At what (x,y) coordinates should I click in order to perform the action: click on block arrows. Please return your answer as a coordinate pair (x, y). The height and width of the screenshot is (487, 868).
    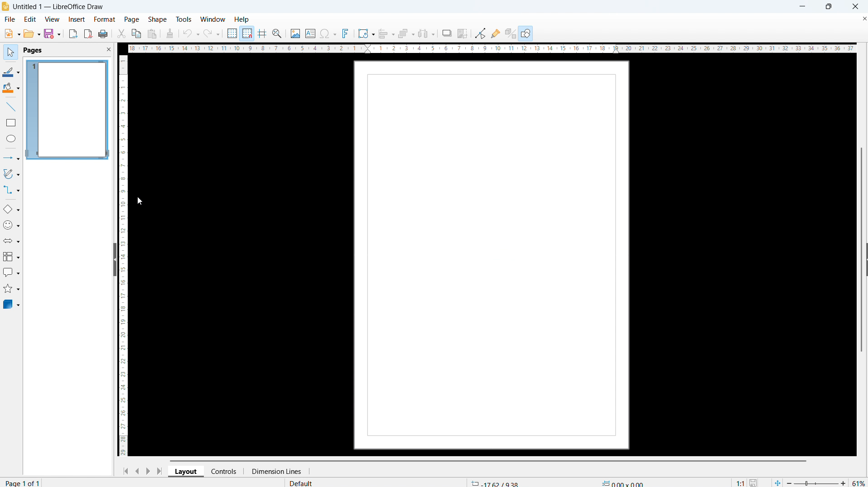
    Looking at the image, I should click on (11, 241).